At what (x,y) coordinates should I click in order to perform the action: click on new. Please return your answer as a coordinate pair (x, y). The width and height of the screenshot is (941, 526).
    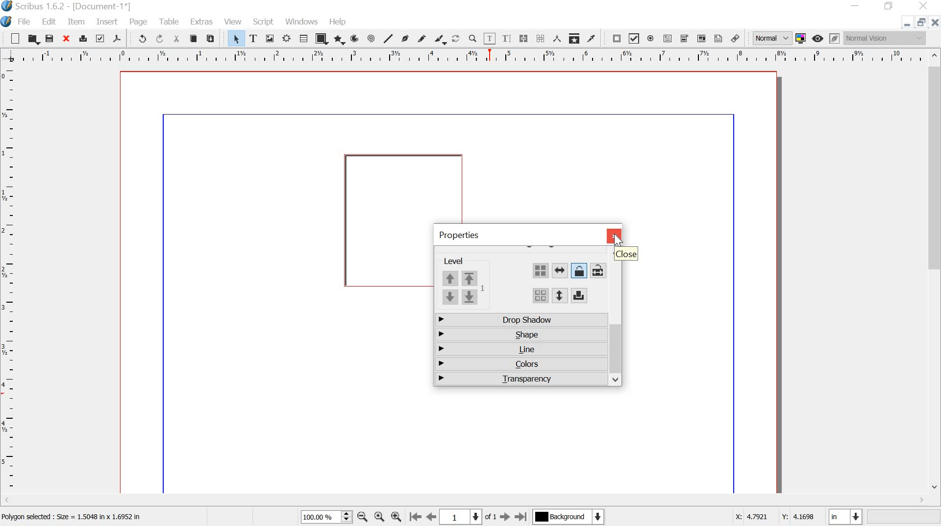
    Looking at the image, I should click on (11, 39).